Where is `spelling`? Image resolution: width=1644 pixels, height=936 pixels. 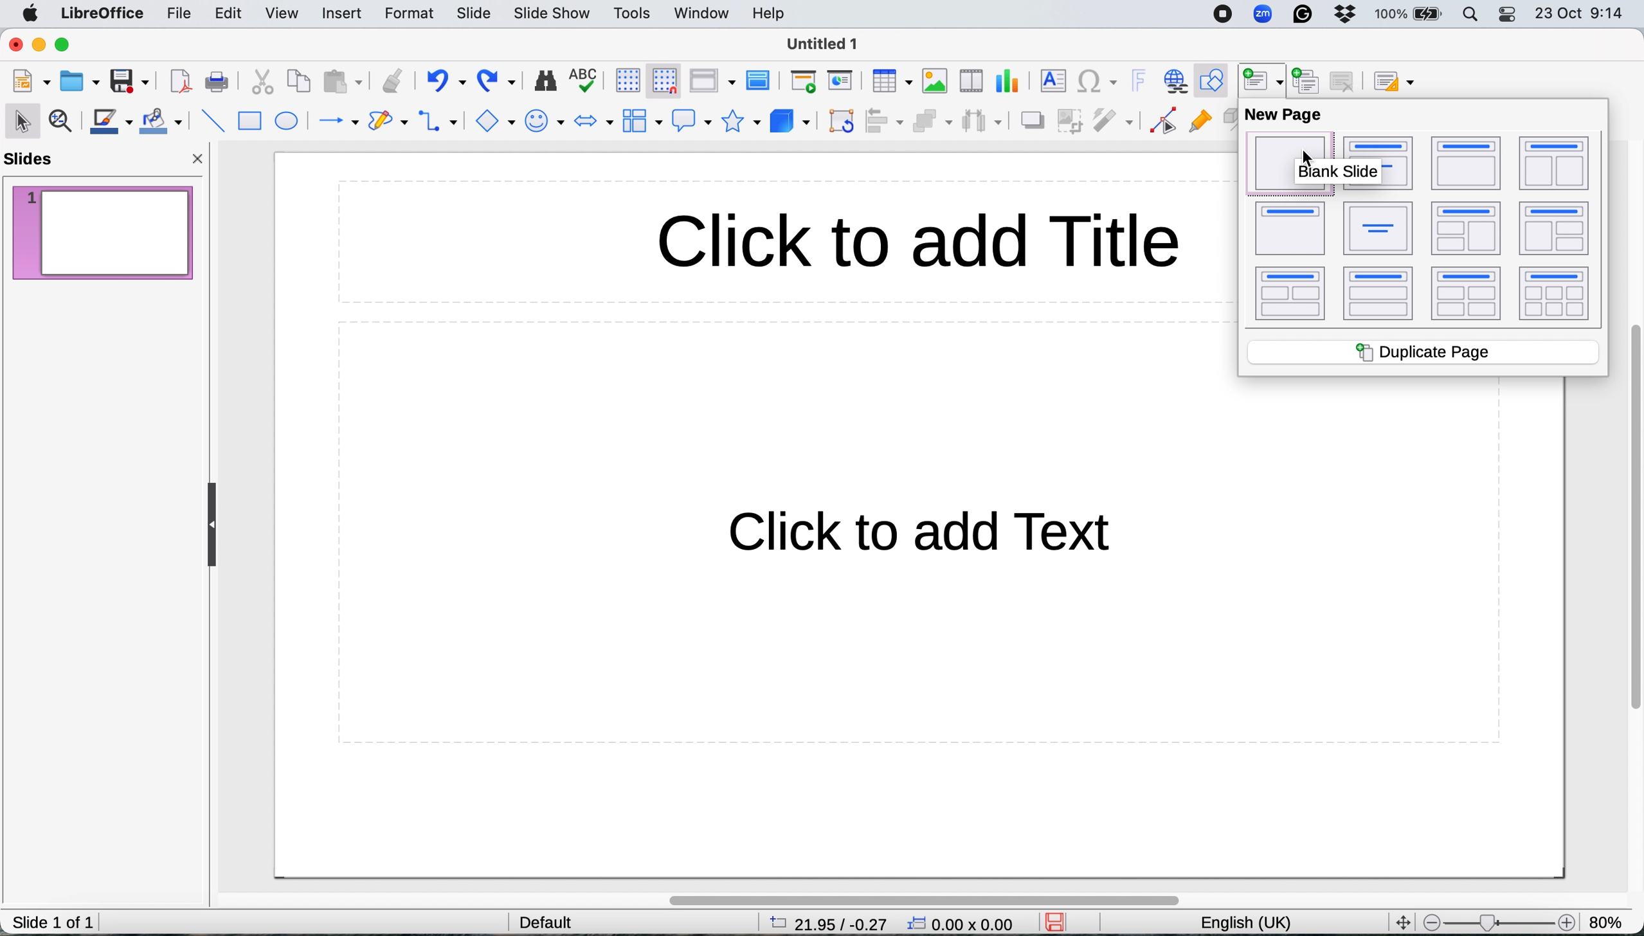
spelling is located at coordinates (585, 80).